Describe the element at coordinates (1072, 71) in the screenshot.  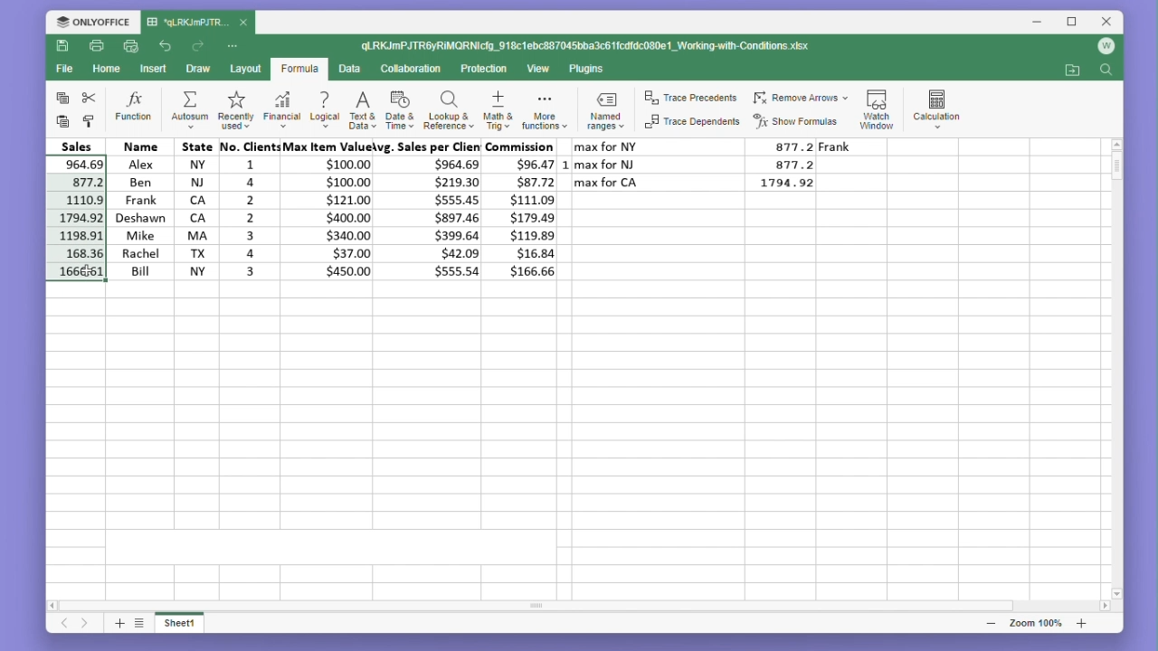
I see `Open my location` at that location.